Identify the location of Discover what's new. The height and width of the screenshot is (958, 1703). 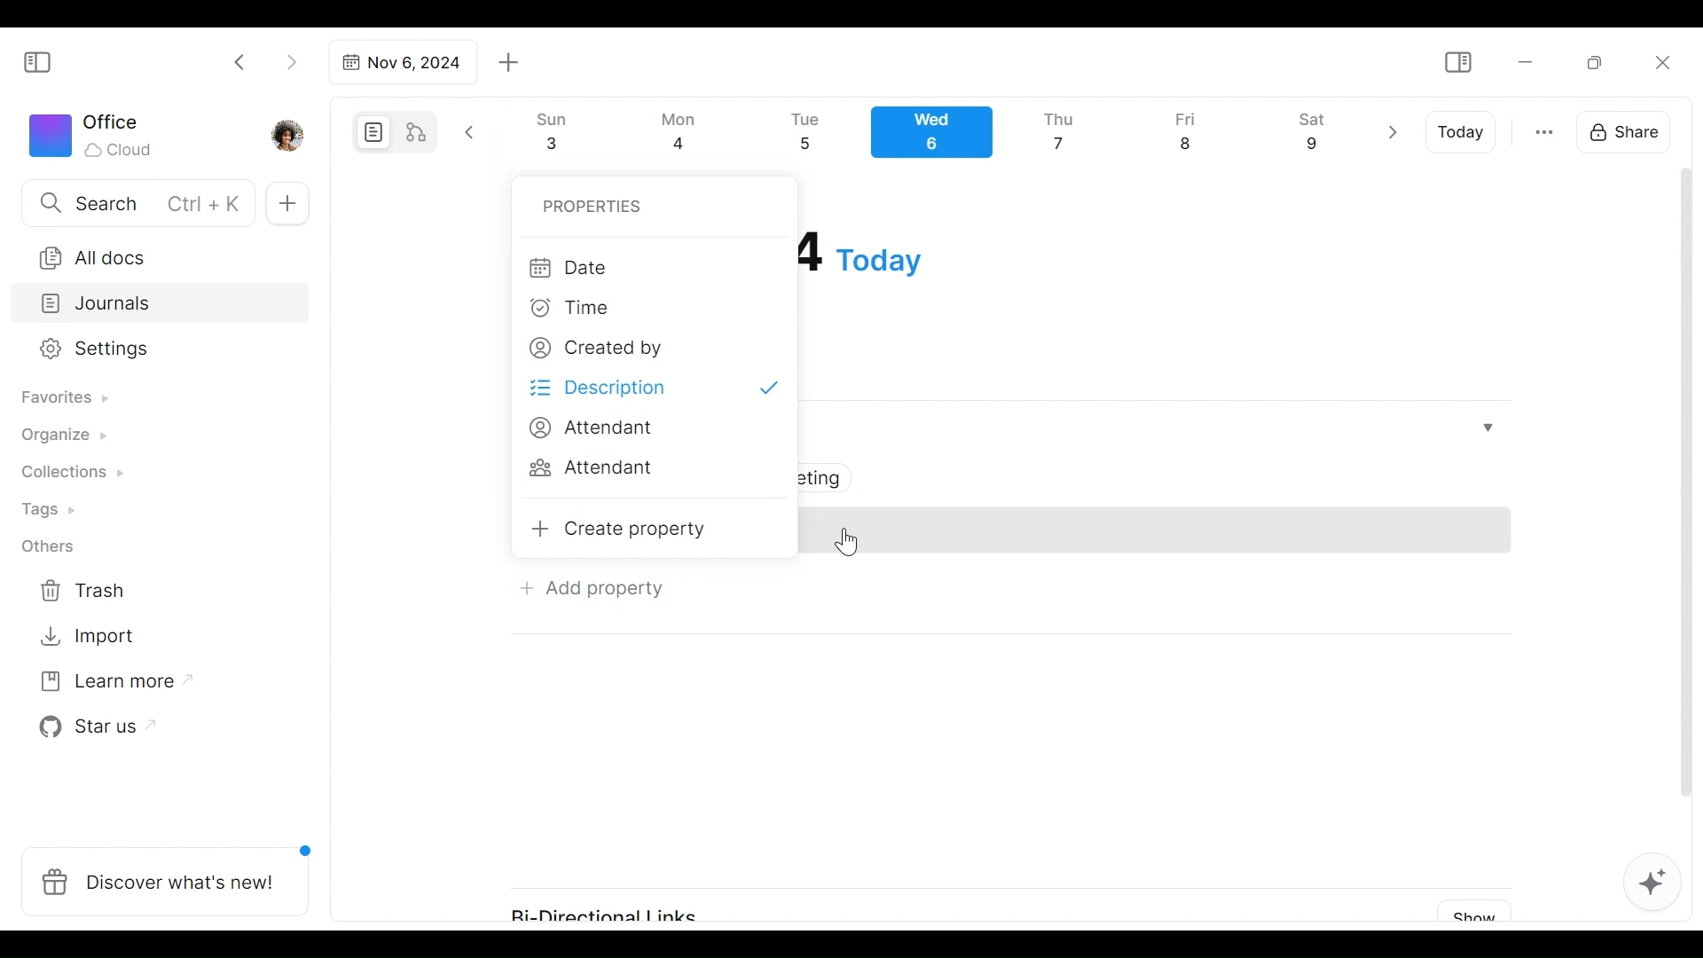
(172, 872).